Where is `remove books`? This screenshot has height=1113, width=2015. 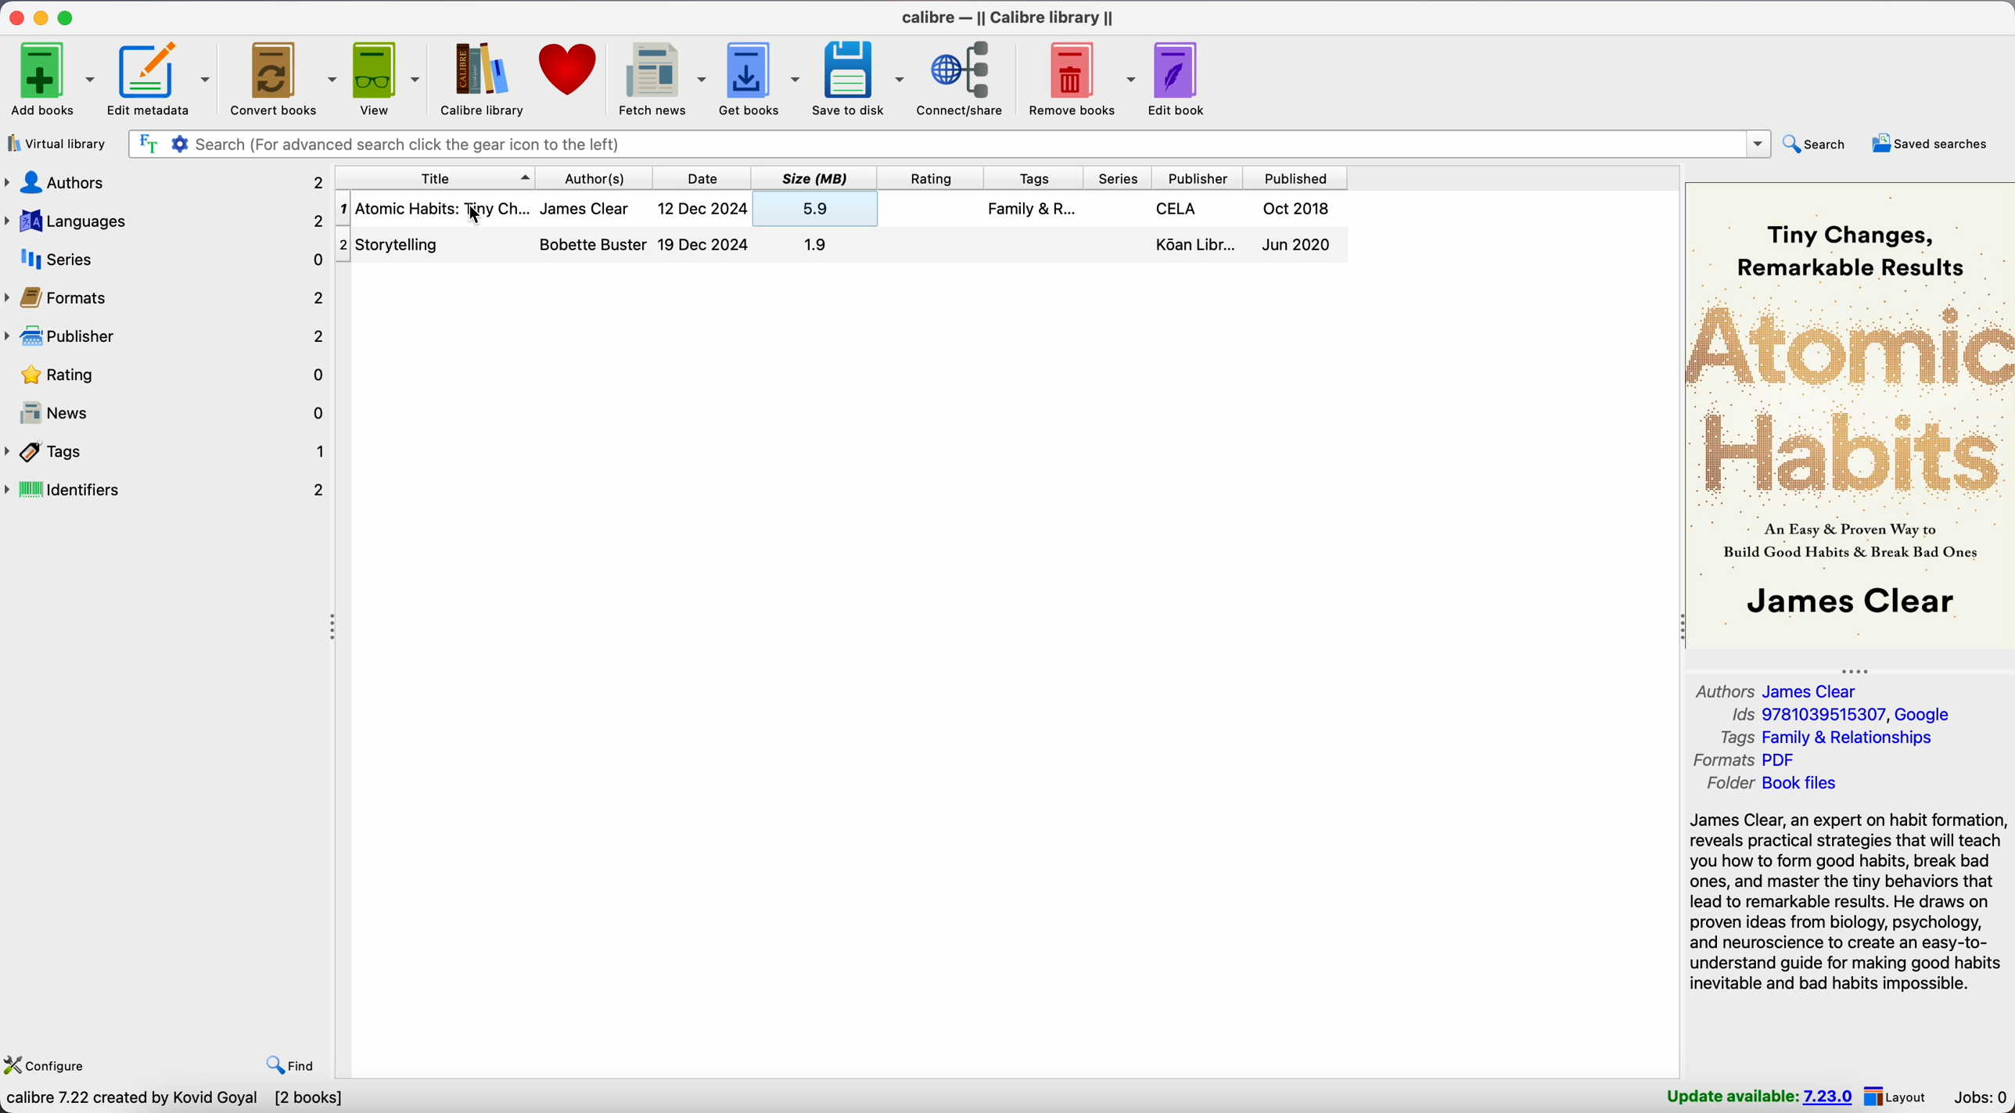 remove books is located at coordinates (1080, 78).